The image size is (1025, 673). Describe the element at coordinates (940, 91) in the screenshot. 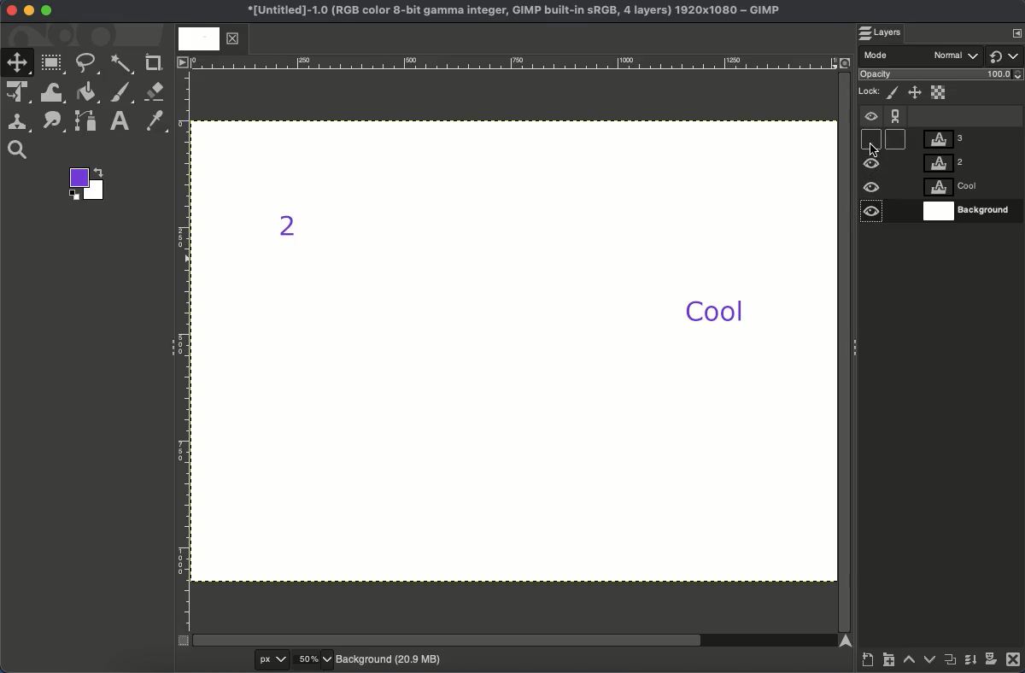

I see `Alpha` at that location.